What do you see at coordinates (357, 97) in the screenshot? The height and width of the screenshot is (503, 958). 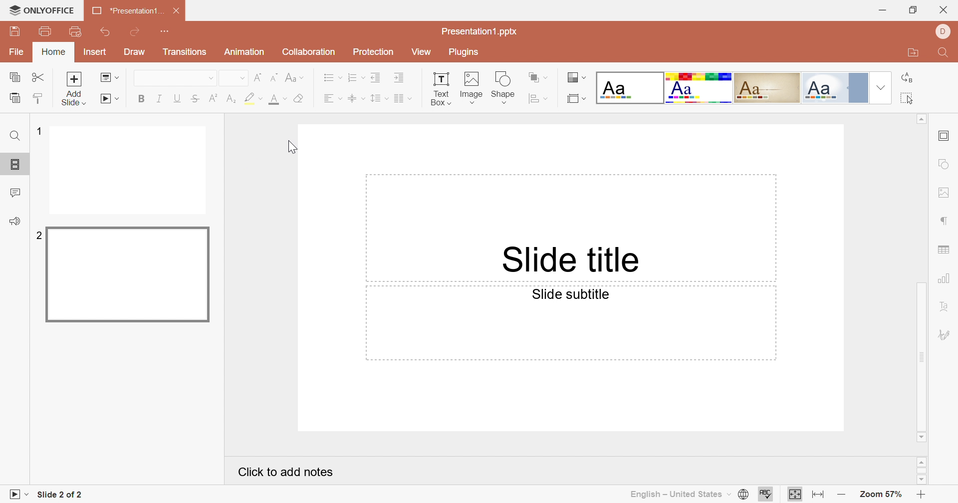 I see `Align Middle` at bounding box center [357, 97].